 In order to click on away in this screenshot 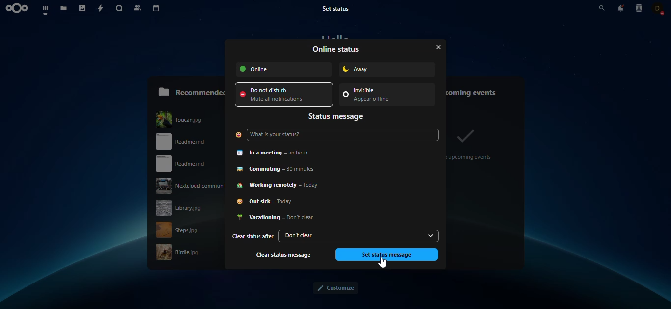, I will do `click(373, 69)`.